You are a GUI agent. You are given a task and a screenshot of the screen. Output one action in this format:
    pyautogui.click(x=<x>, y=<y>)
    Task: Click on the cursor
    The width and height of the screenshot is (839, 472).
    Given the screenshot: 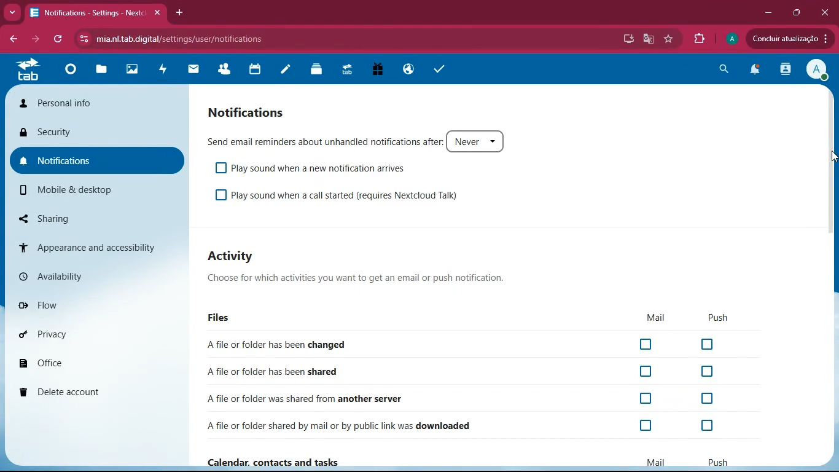 What is the action you would take?
    pyautogui.click(x=833, y=158)
    